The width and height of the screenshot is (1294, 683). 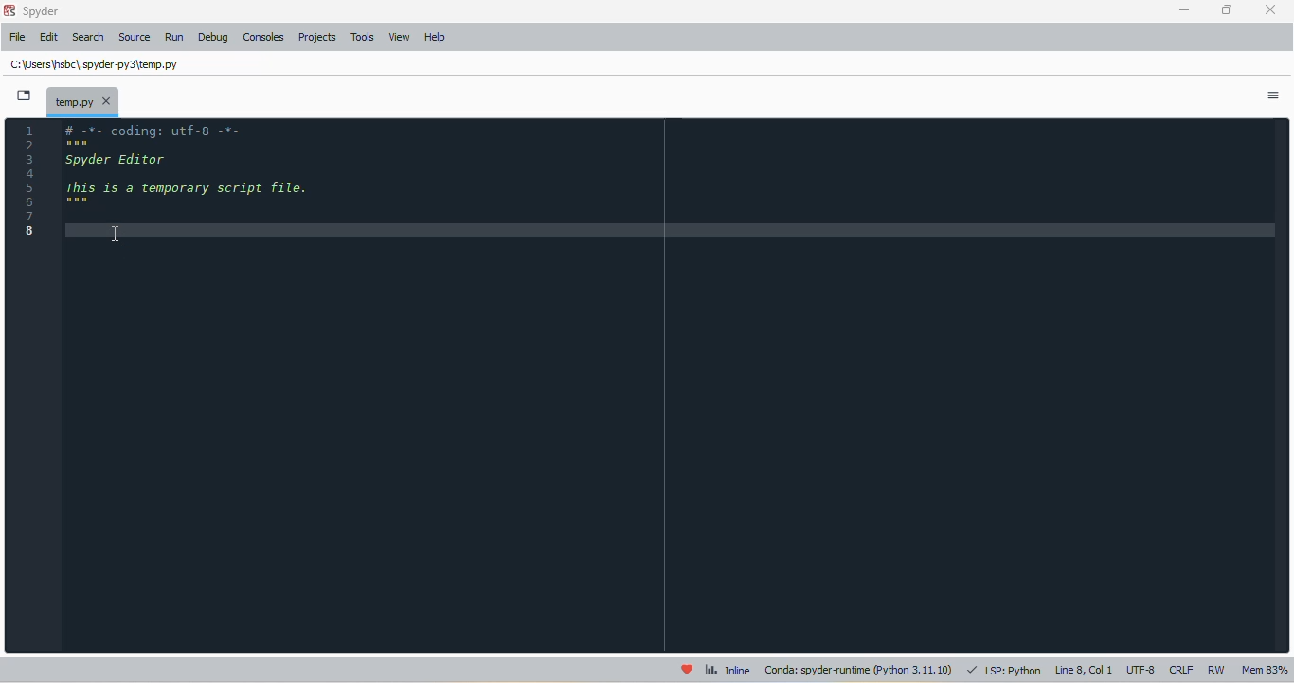 What do you see at coordinates (174, 37) in the screenshot?
I see `run` at bounding box center [174, 37].